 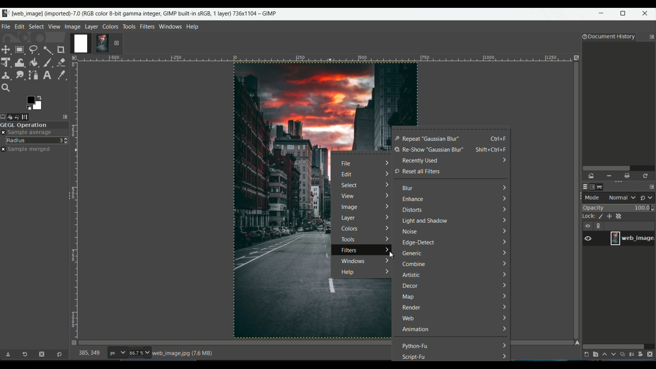 I want to click on images, so click(x=30, y=117).